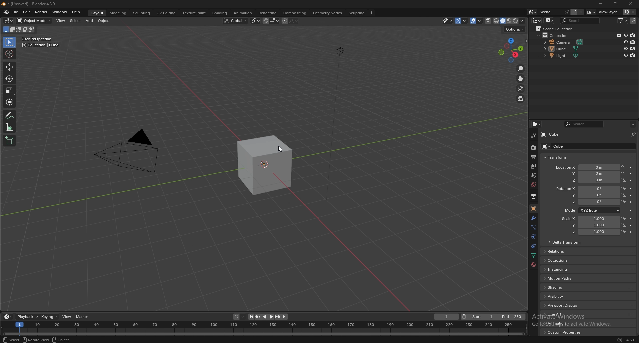 This screenshot has height=343, width=639. What do you see at coordinates (250, 317) in the screenshot?
I see `jump to endpoint` at bounding box center [250, 317].